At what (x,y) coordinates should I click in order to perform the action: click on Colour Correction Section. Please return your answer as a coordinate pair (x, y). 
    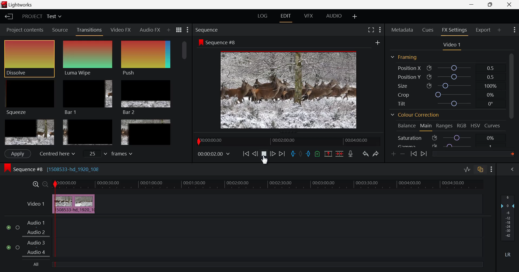
    Looking at the image, I should click on (415, 115).